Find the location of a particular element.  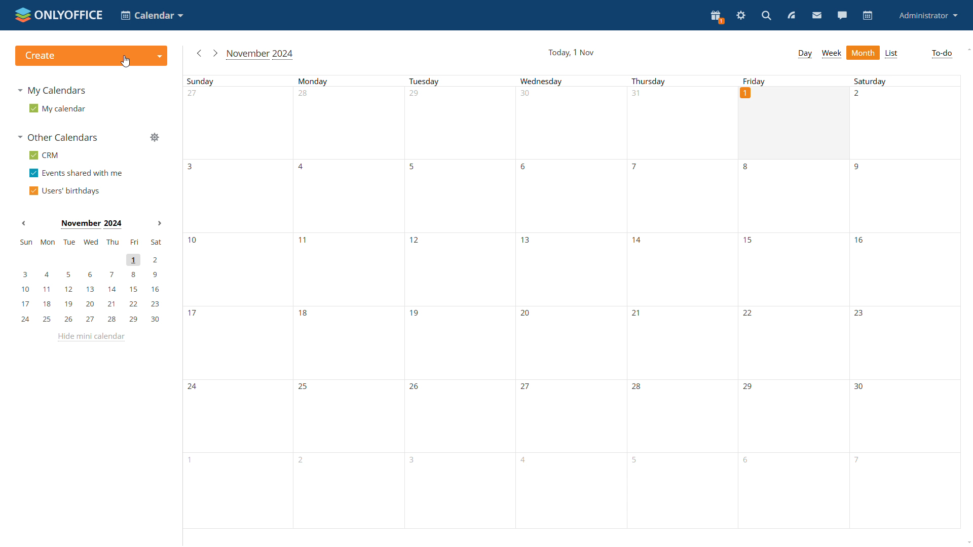

users' birthdays is located at coordinates (64, 190).